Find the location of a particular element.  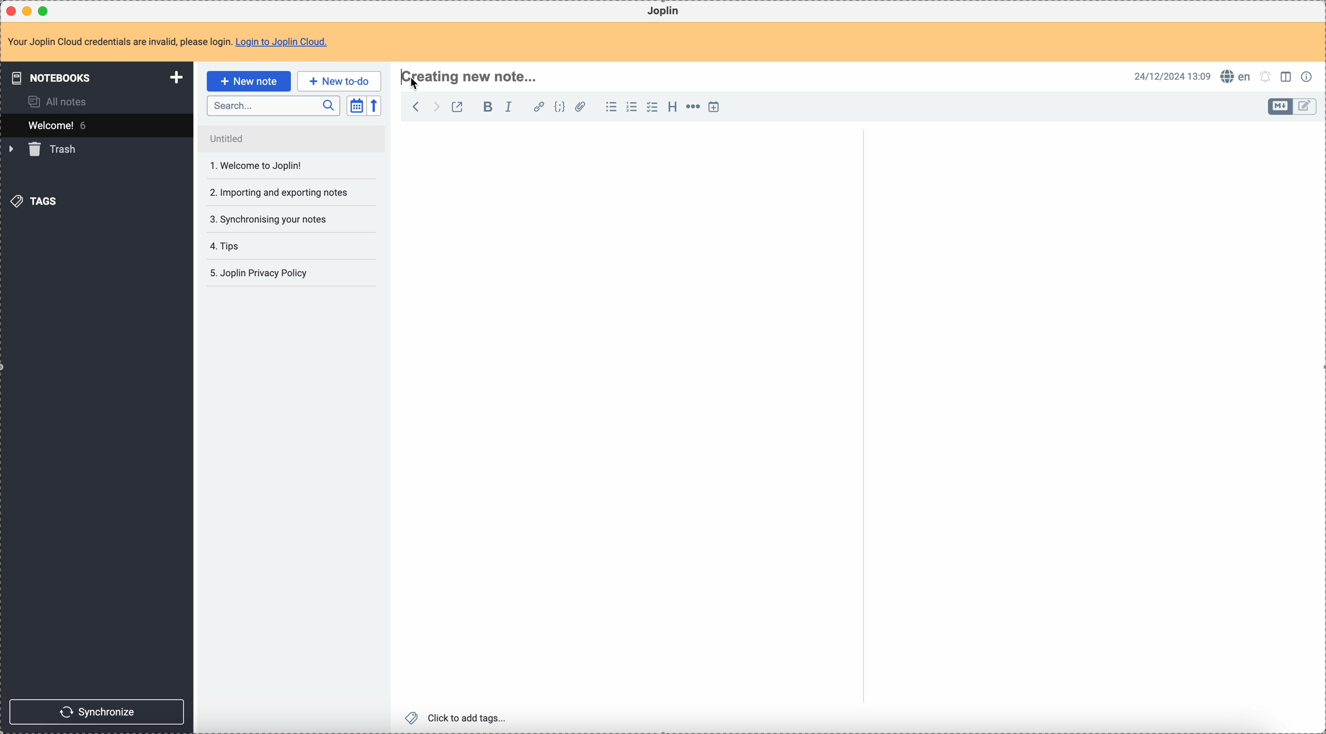

minimize is located at coordinates (29, 12).